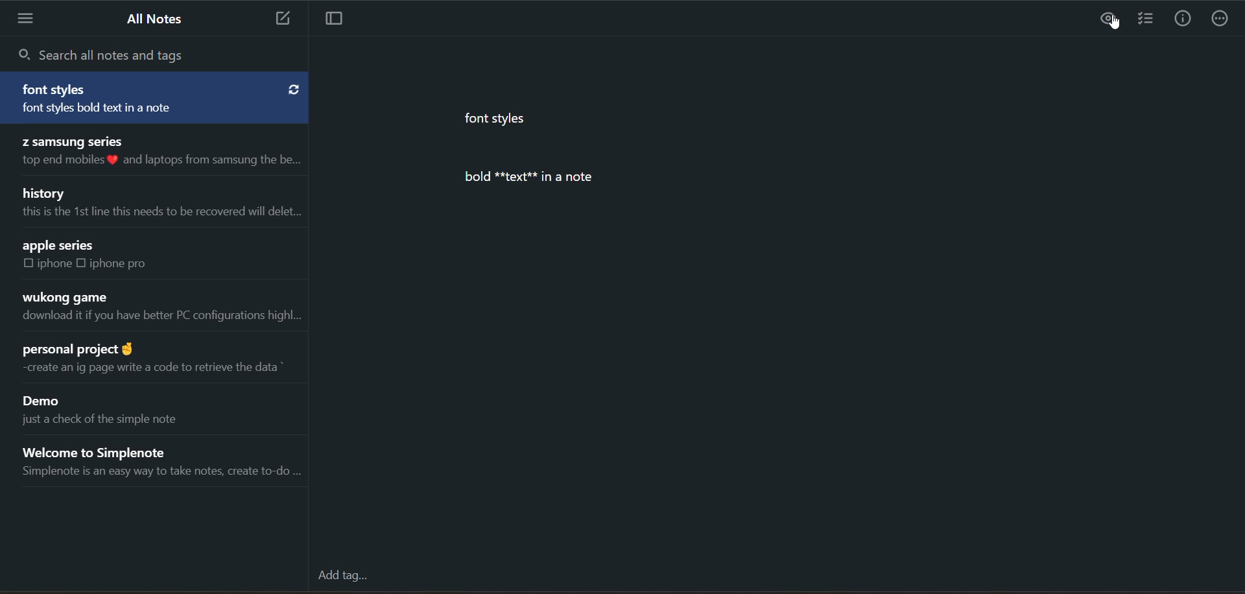  I want to click on add tag, so click(349, 579).